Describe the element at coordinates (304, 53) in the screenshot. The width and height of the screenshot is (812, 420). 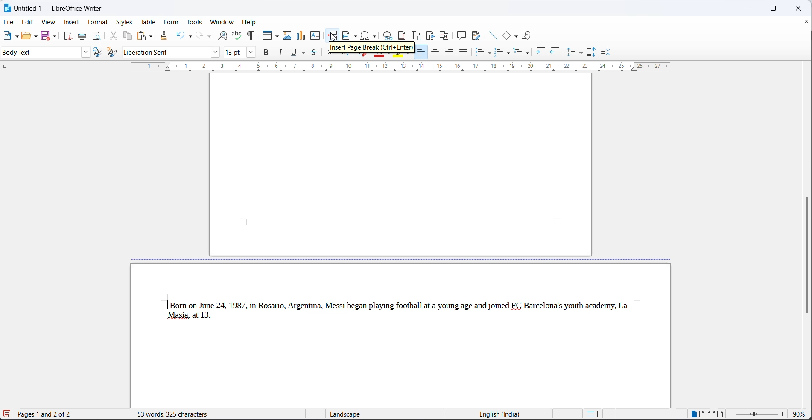
I see `underline` at that location.